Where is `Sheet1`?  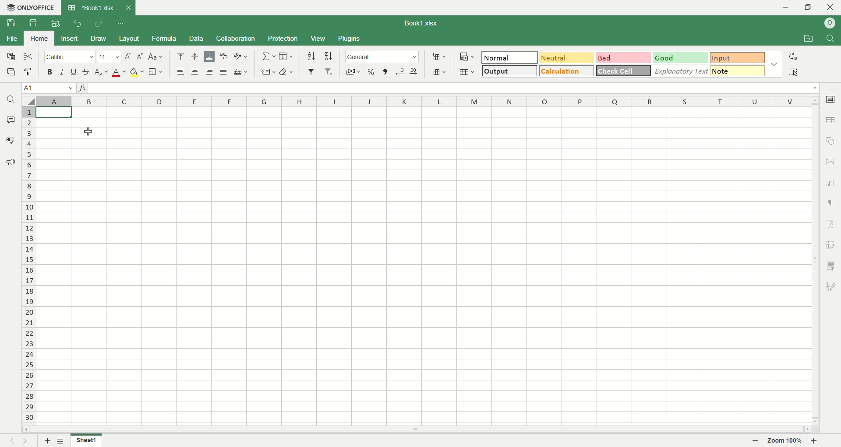
Sheet1 is located at coordinates (86, 441).